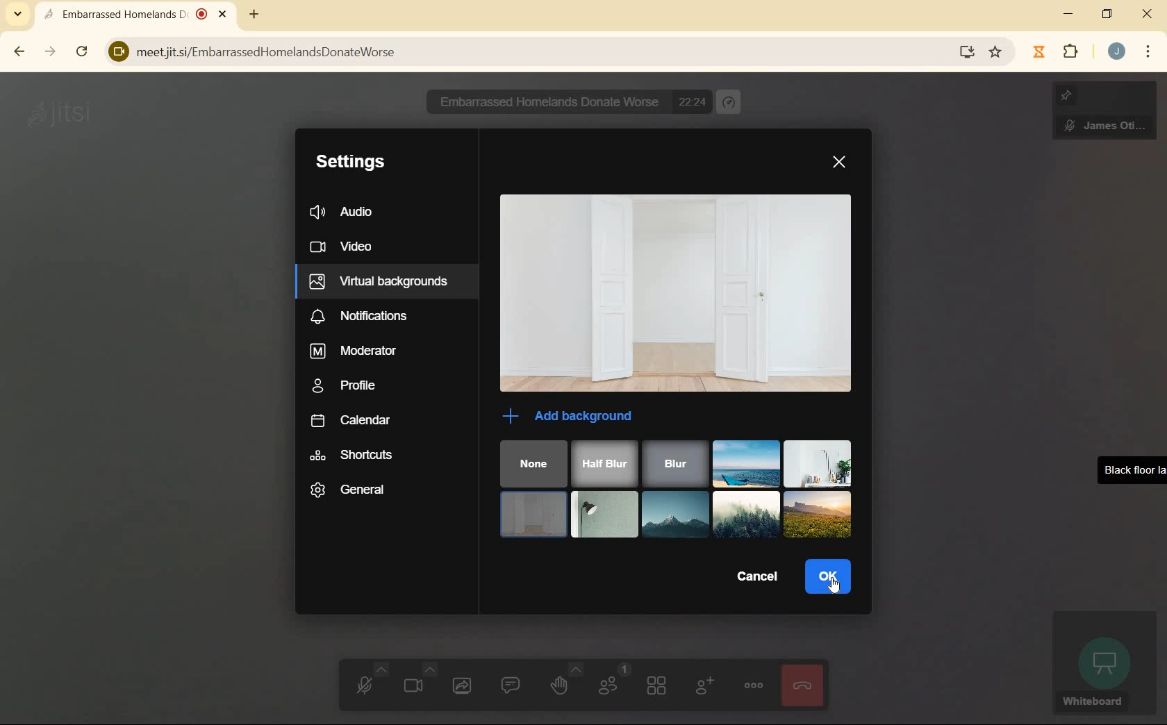  What do you see at coordinates (694, 101) in the screenshot?
I see `22:05` at bounding box center [694, 101].